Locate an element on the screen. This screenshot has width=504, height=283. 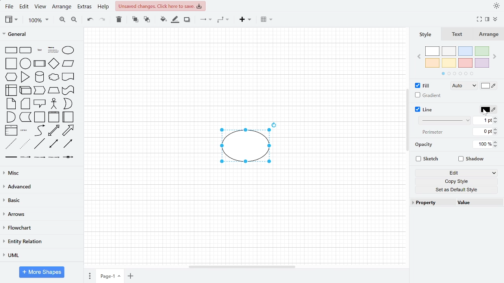
zoom is located at coordinates (35, 20).